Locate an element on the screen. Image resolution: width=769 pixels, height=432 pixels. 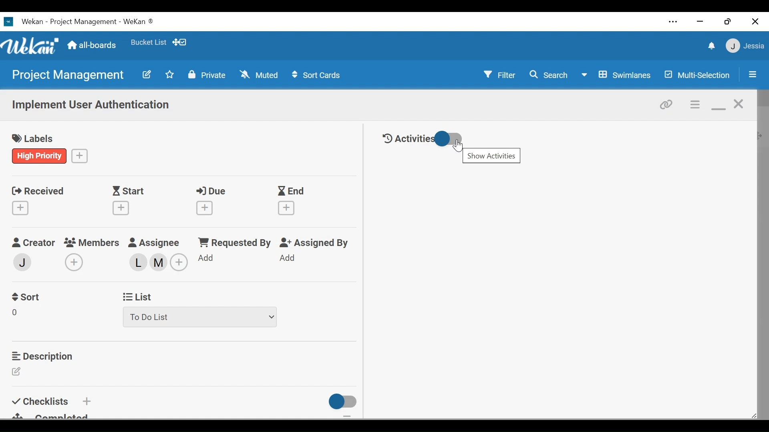
Add members is located at coordinates (179, 262).